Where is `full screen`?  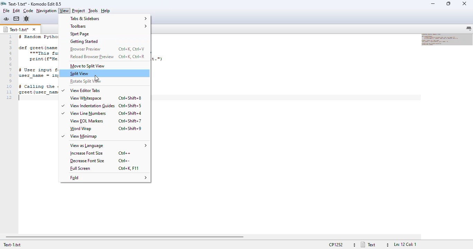 full screen is located at coordinates (80, 168).